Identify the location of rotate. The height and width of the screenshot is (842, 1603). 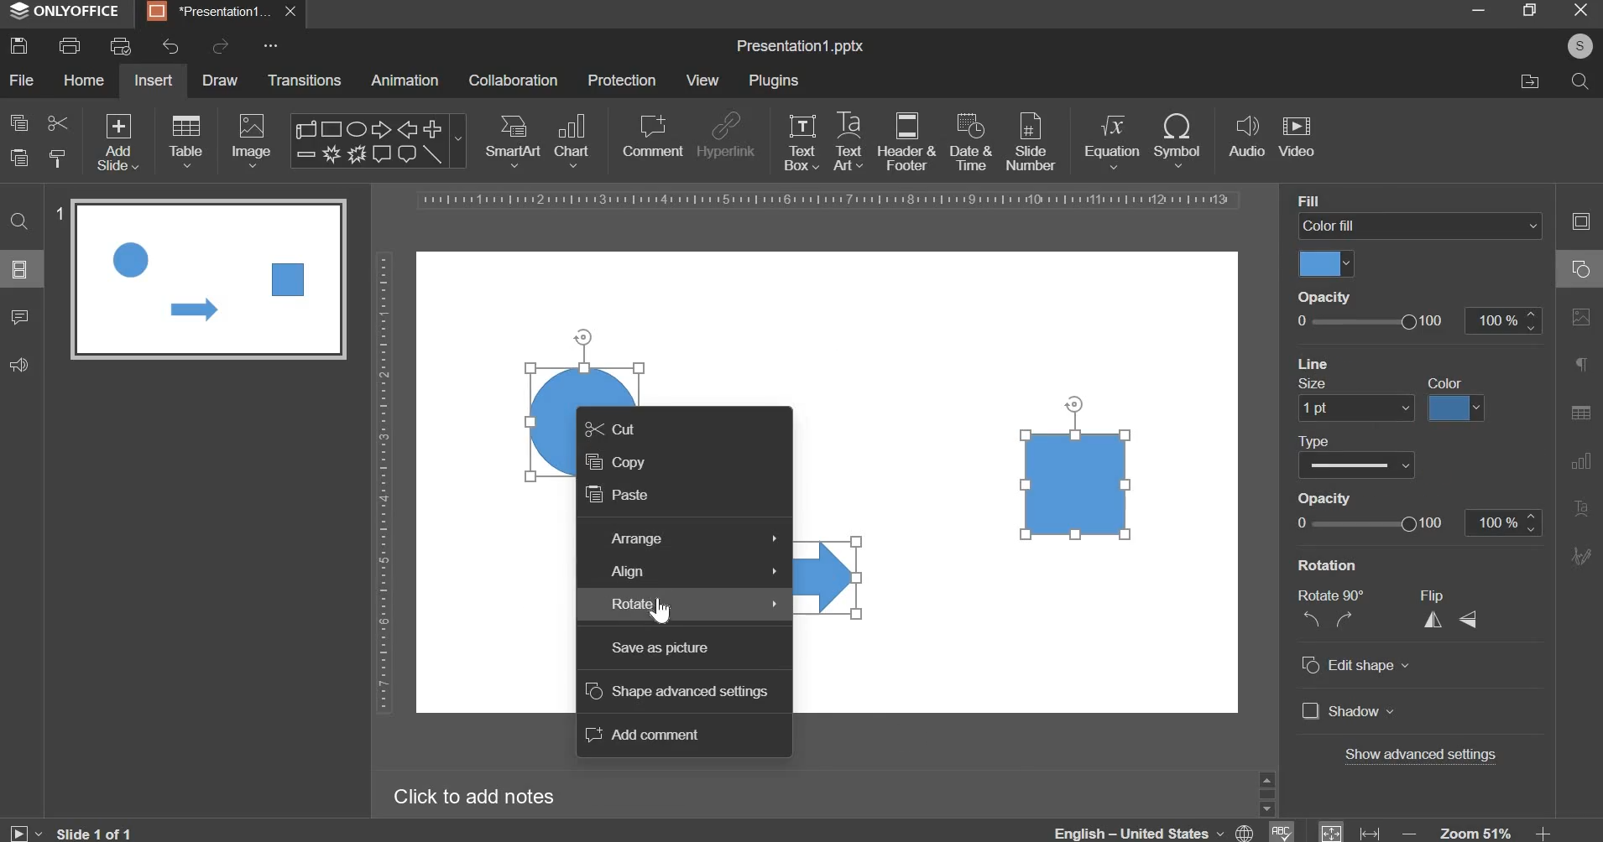
(694, 606).